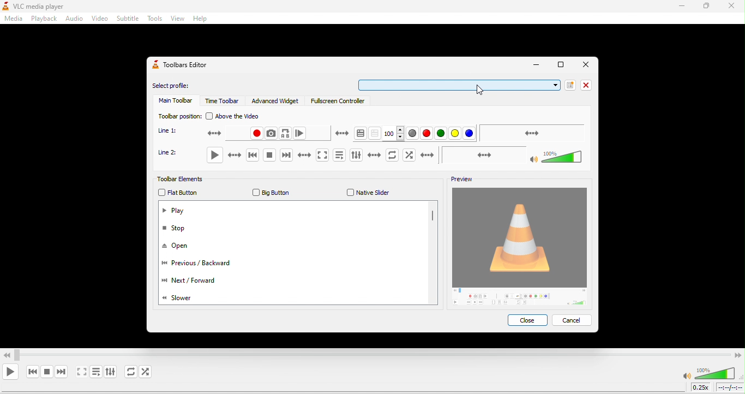  What do you see at coordinates (43, 19) in the screenshot?
I see `playback` at bounding box center [43, 19].